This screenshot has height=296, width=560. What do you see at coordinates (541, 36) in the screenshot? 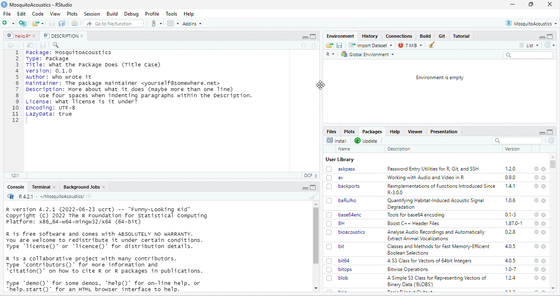
I see `minimize` at bounding box center [541, 36].